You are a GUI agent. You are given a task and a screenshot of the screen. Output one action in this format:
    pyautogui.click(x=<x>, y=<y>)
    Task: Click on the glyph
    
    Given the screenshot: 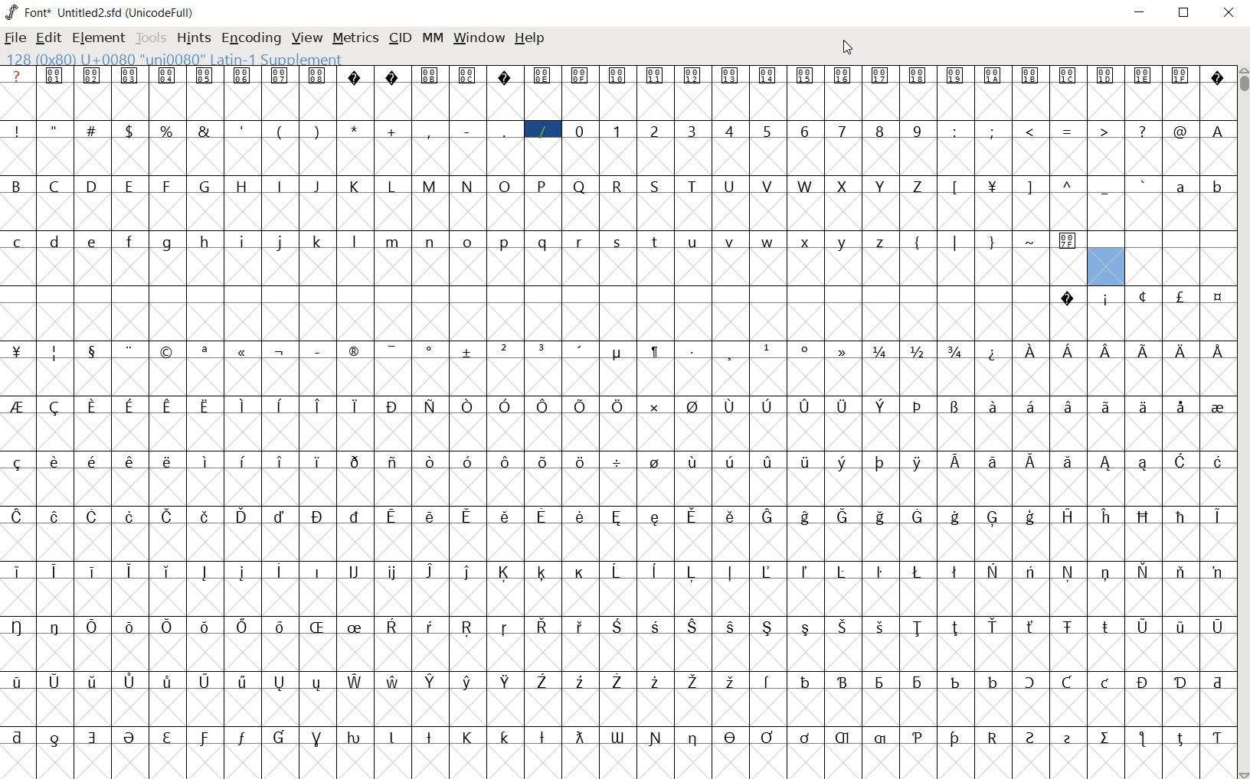 What is the action you would take?
    pyautogui.click(x=355, y=627)
    